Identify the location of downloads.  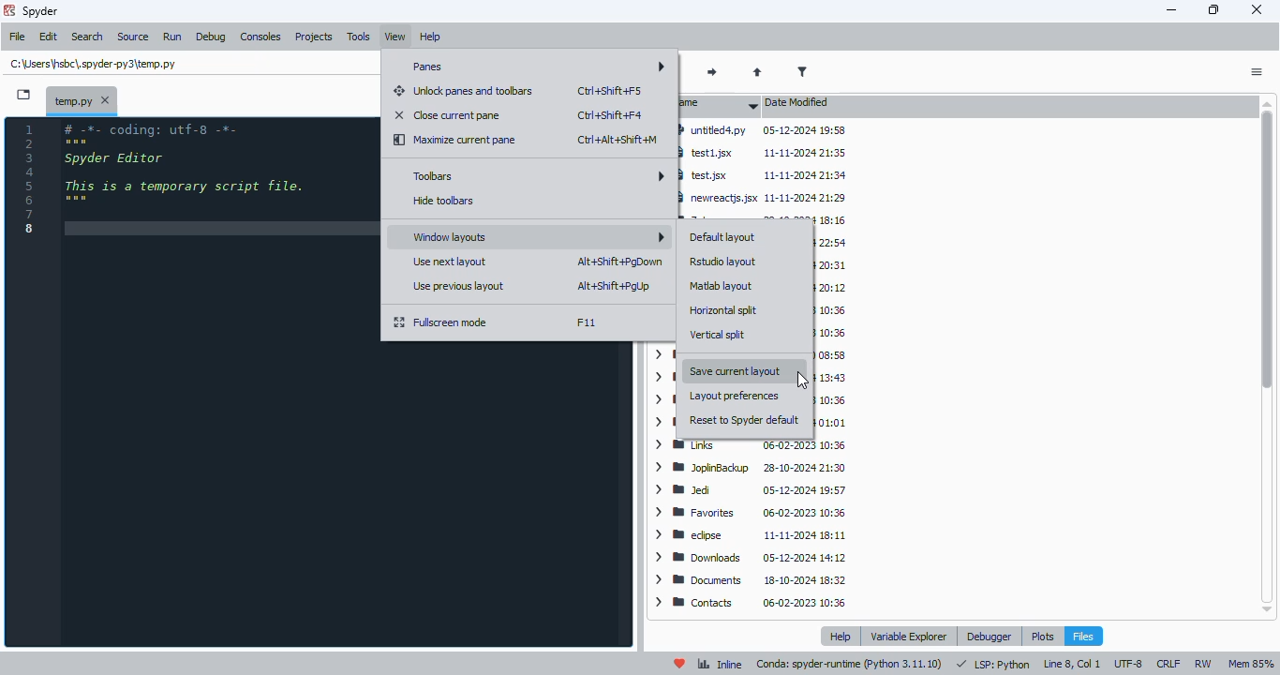
(752, 557).